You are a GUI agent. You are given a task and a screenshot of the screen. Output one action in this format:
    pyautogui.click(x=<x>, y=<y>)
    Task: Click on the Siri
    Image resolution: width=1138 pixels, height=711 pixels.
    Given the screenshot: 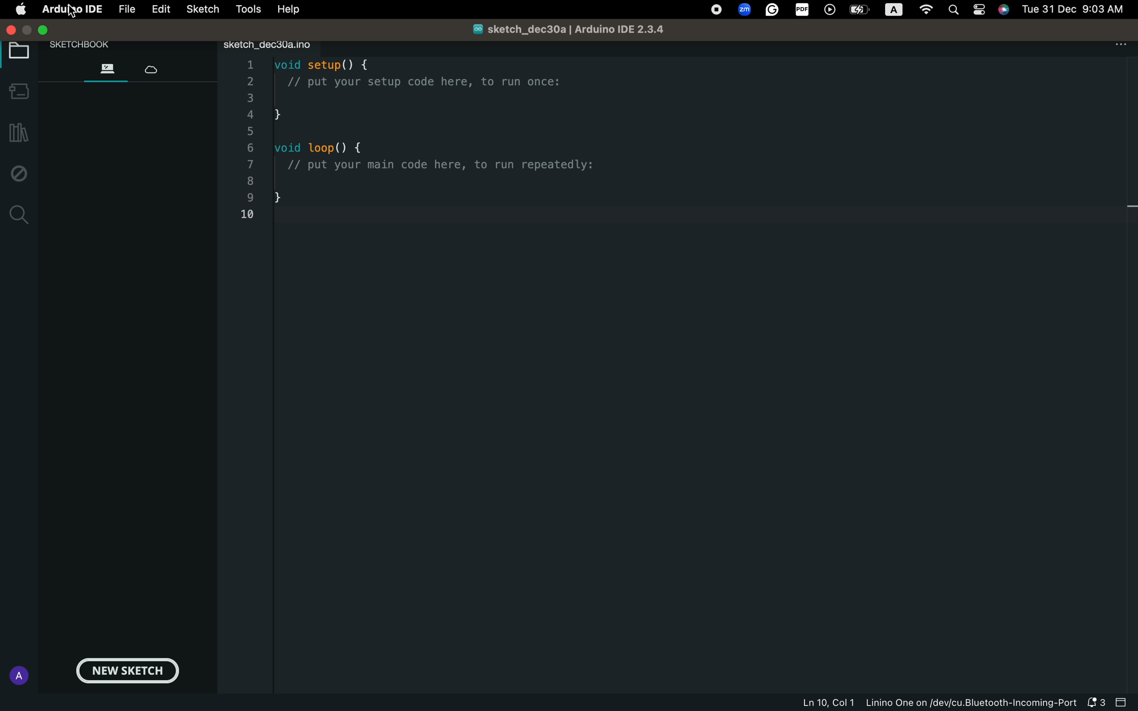 What is the action you would take?
    pyautogui.click(x=1005, y=8)
    